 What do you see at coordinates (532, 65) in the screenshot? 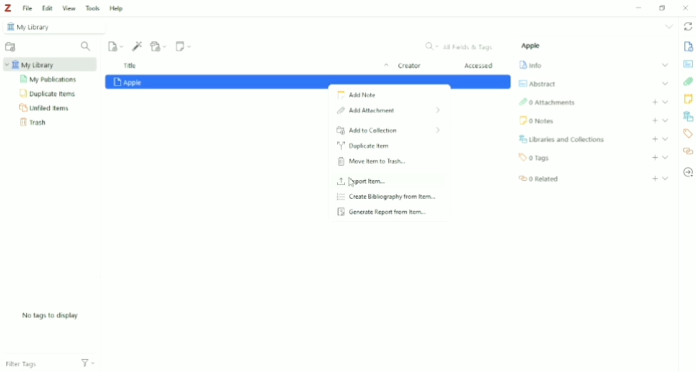
I see `Info` at bounding box center [532, 65].